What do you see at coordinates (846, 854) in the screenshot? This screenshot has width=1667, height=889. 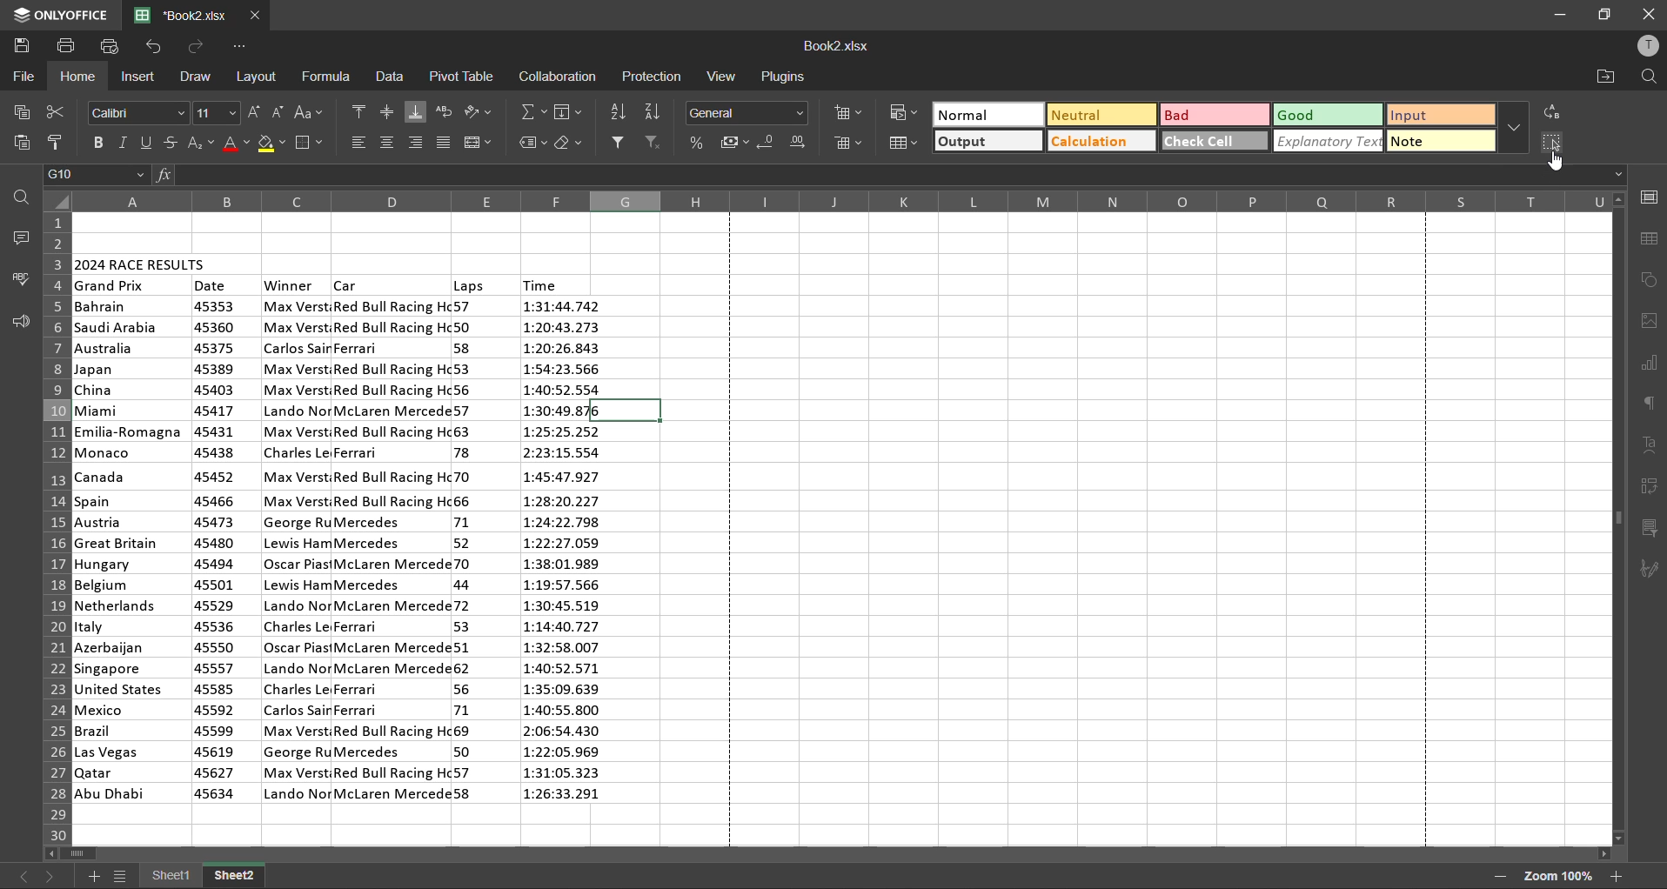 I see `scrollbar` at bounding box center [846, 854].